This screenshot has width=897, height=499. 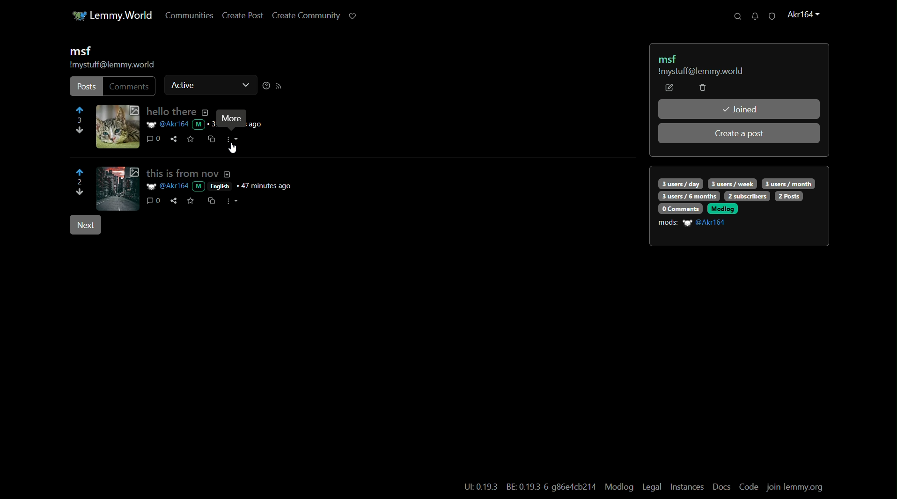 What do you see at coordinates (130, 86) in the screenshot?
I see `comment` at bounding box center [130, 86].